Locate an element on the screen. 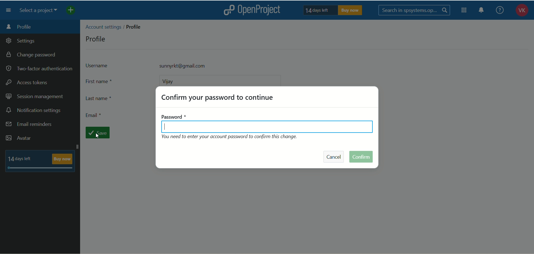 Image resolution: width=534 pixels, height=254 pixels. menu is located at coordinates (10, 10).